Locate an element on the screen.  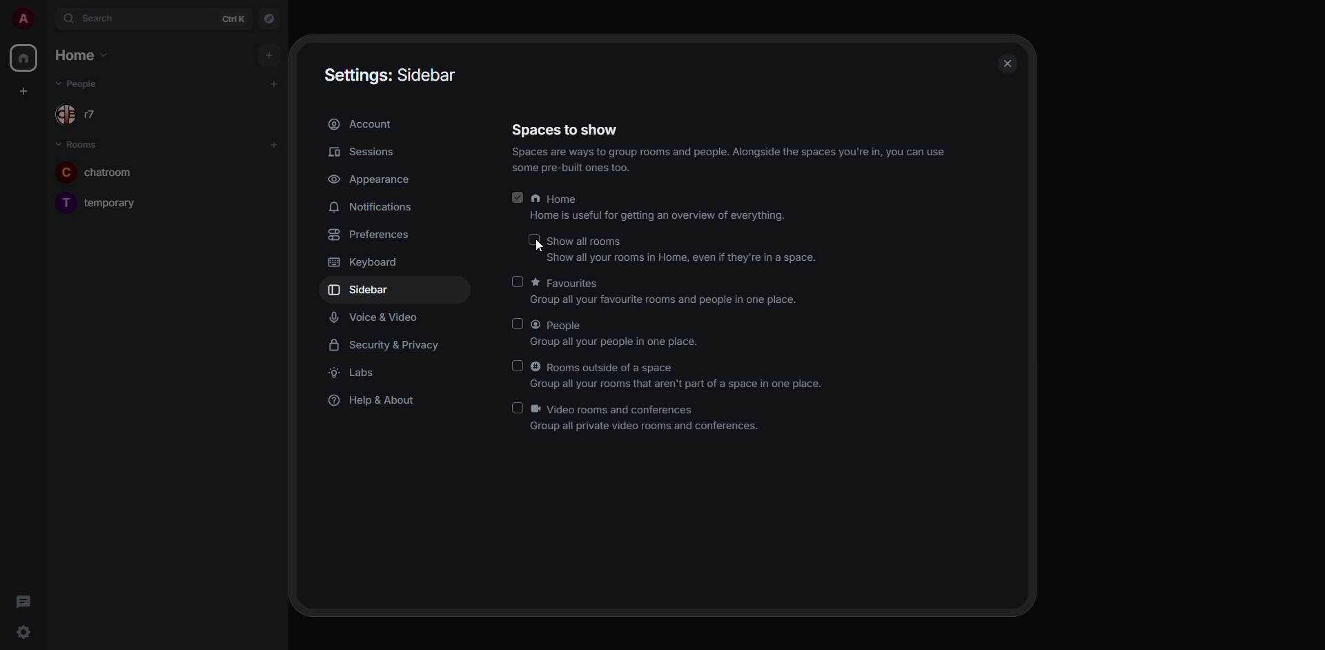
add is located at coordinates (274, 144).